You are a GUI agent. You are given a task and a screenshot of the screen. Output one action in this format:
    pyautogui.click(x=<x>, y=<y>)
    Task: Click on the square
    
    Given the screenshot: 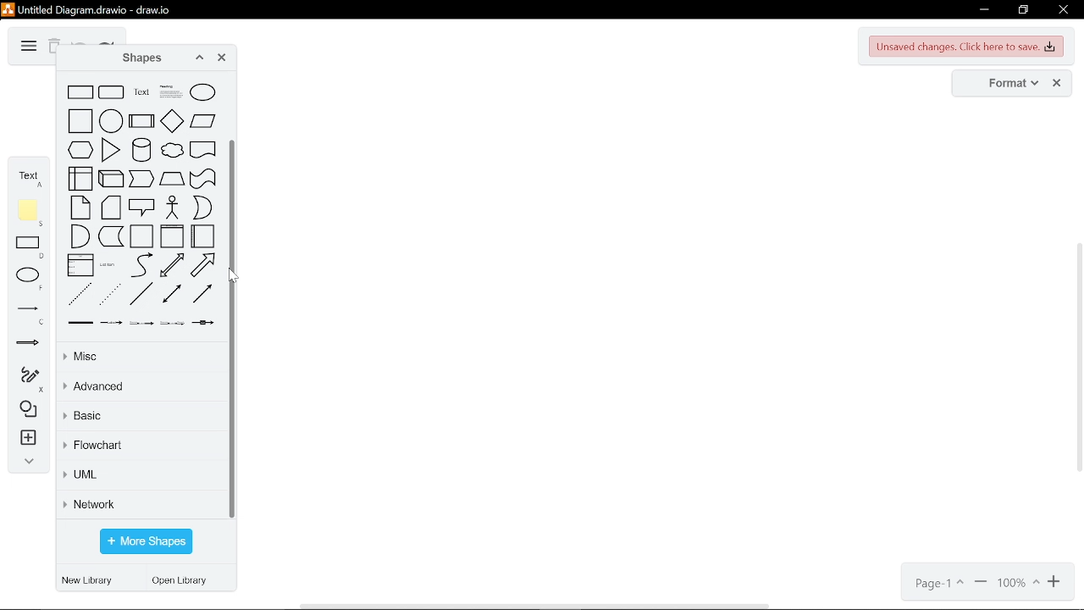 What is the action you would take?
    pyautogui.click(x=80, y=120)
    